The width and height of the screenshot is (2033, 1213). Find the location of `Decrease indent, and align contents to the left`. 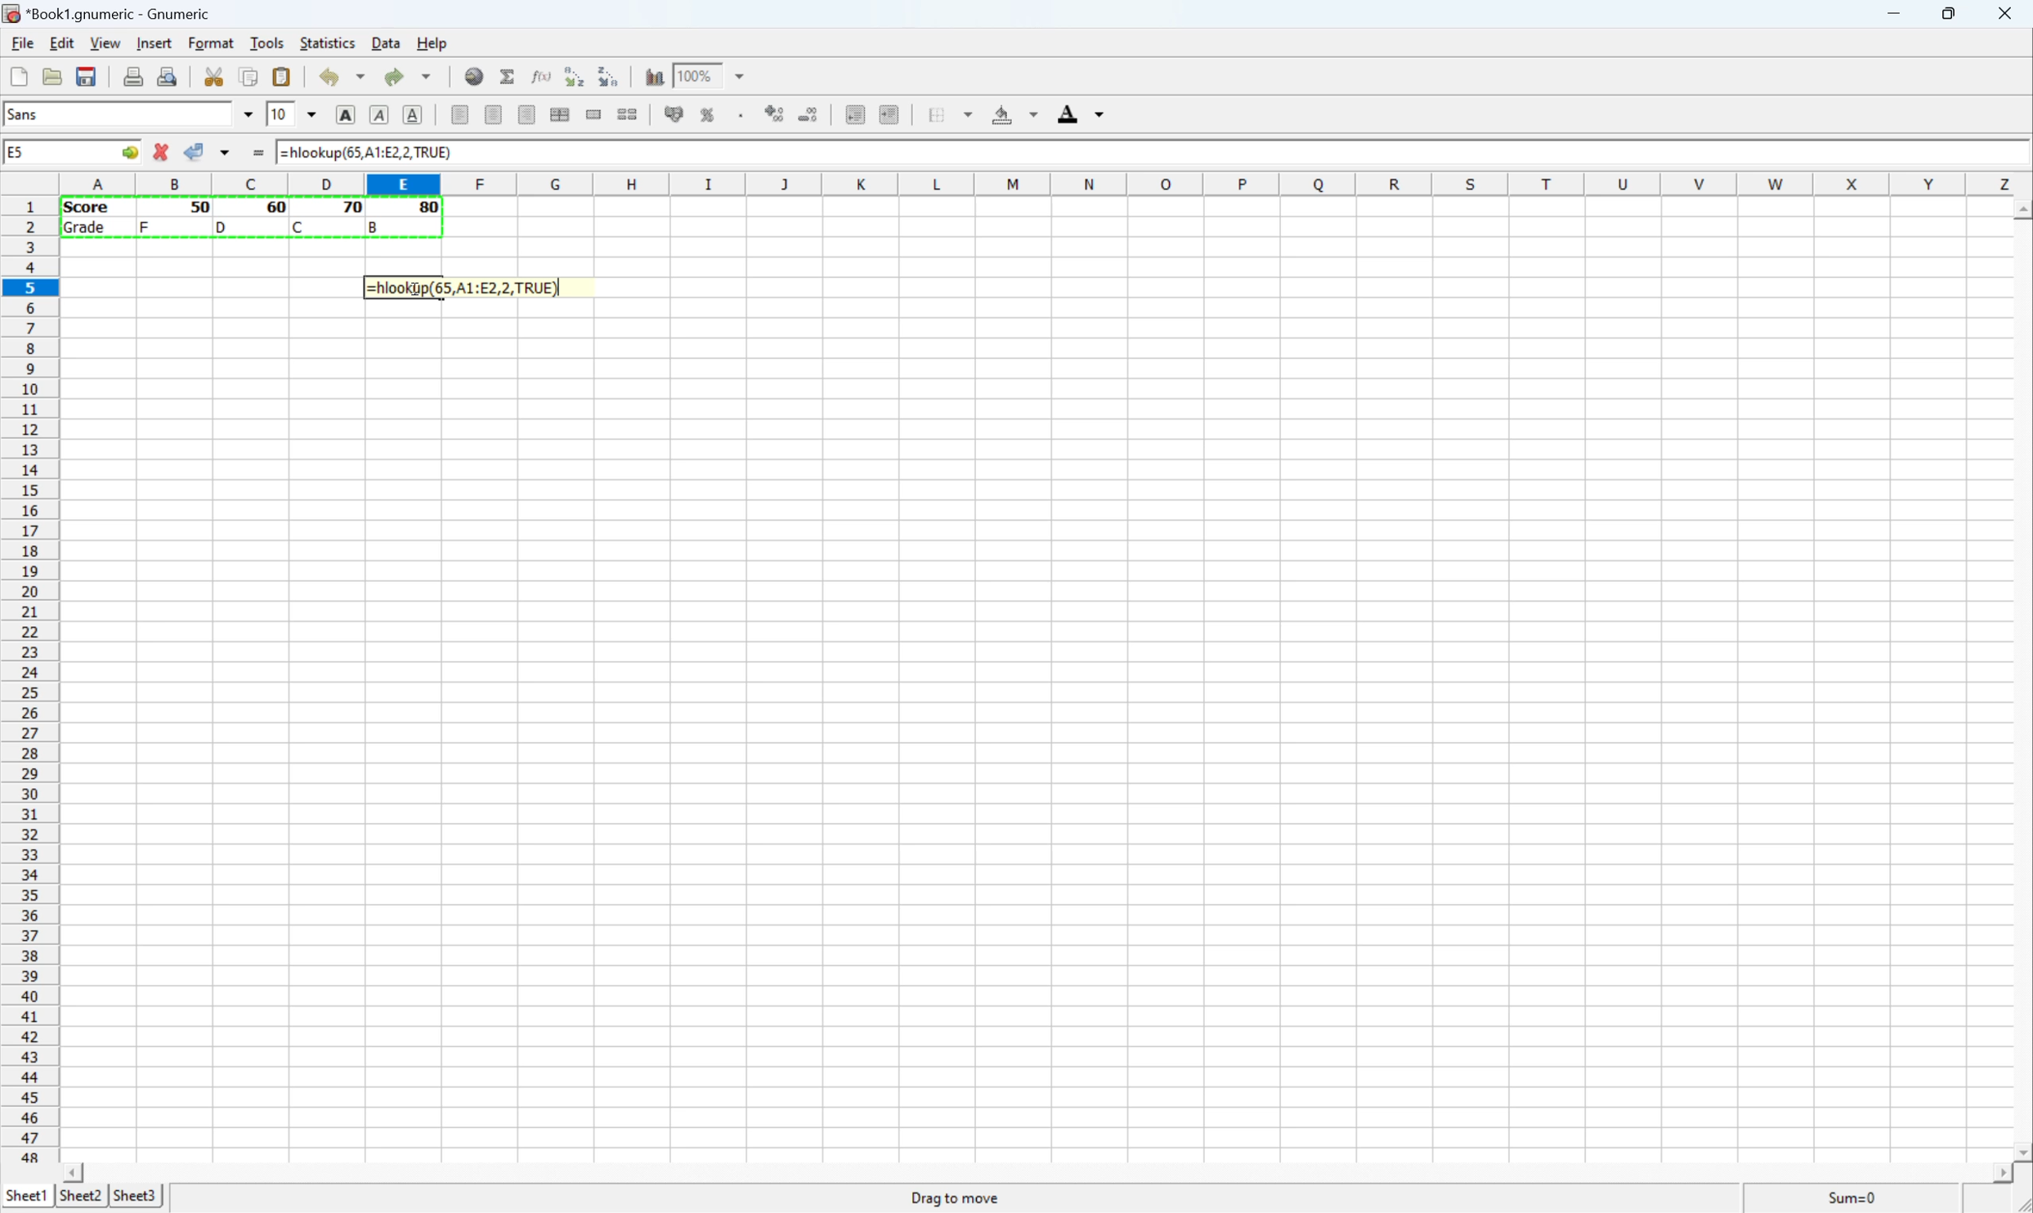

Decrease indent, and align contents to the left is located at coordinates (850, 115).